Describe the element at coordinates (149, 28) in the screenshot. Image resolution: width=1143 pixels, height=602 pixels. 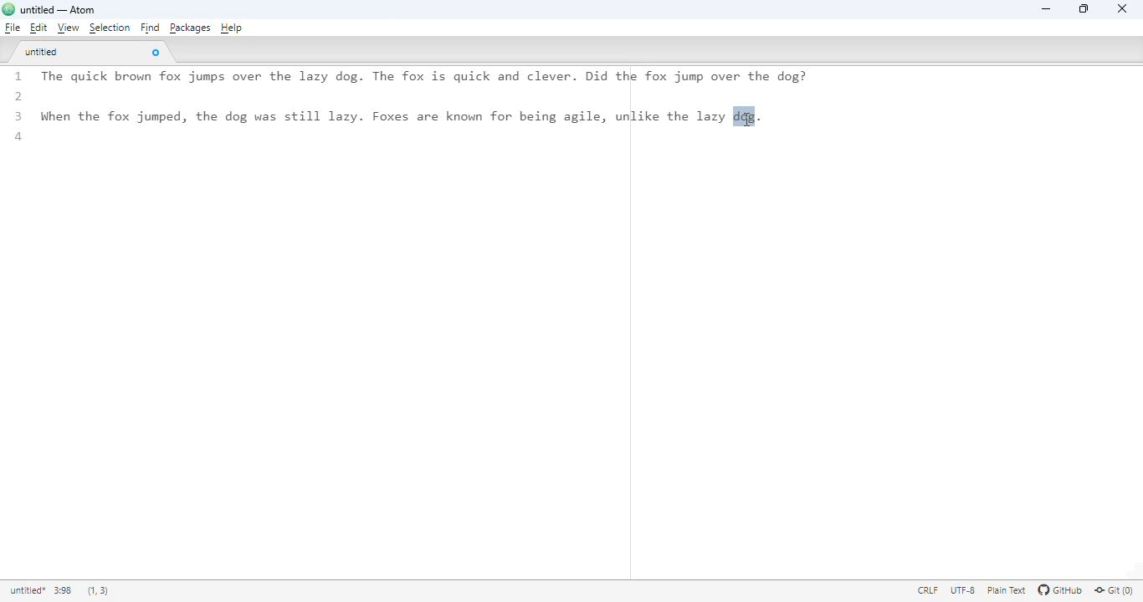
I see `find` at that location.